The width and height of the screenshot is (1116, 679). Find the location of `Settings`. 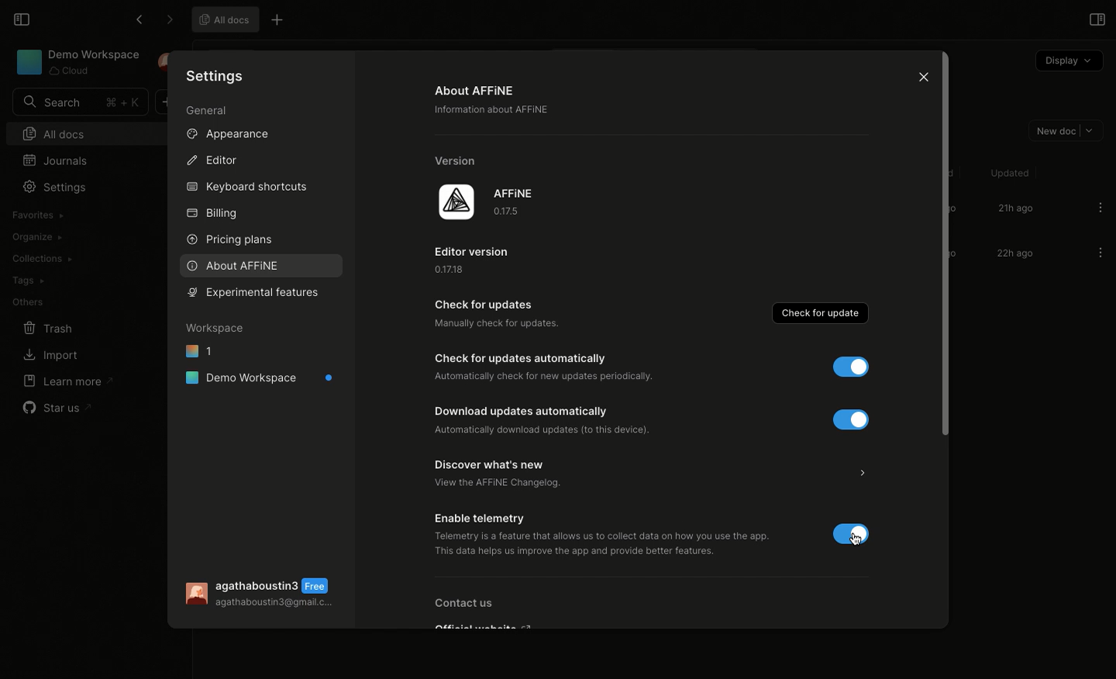

Settings is located at coordinates (217, 75).